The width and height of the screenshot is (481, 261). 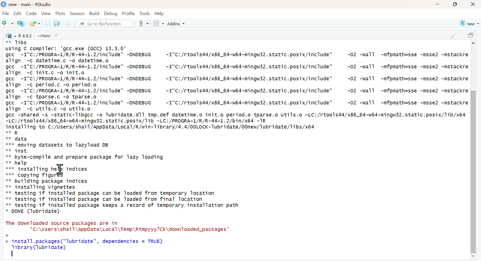 I want to click on New file, so click(x=8, y=24).